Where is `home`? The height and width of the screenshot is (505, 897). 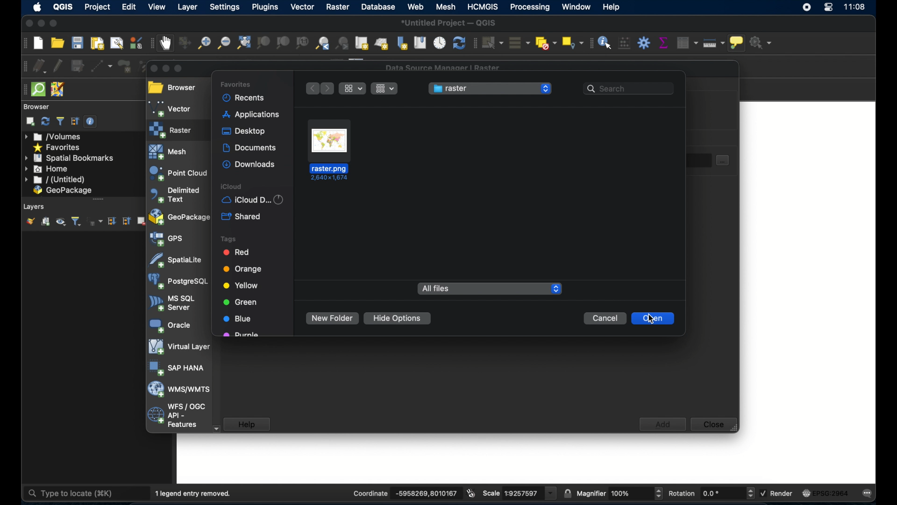
home is located at coordinates (47, 169).